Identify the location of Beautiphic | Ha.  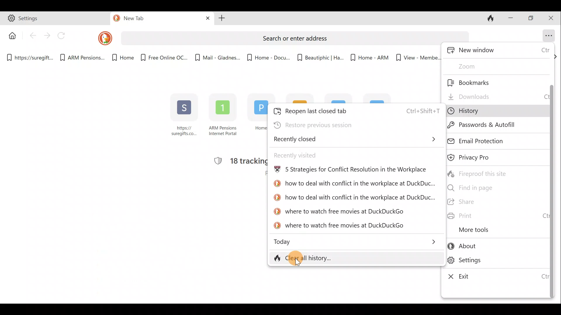
(319, 56).